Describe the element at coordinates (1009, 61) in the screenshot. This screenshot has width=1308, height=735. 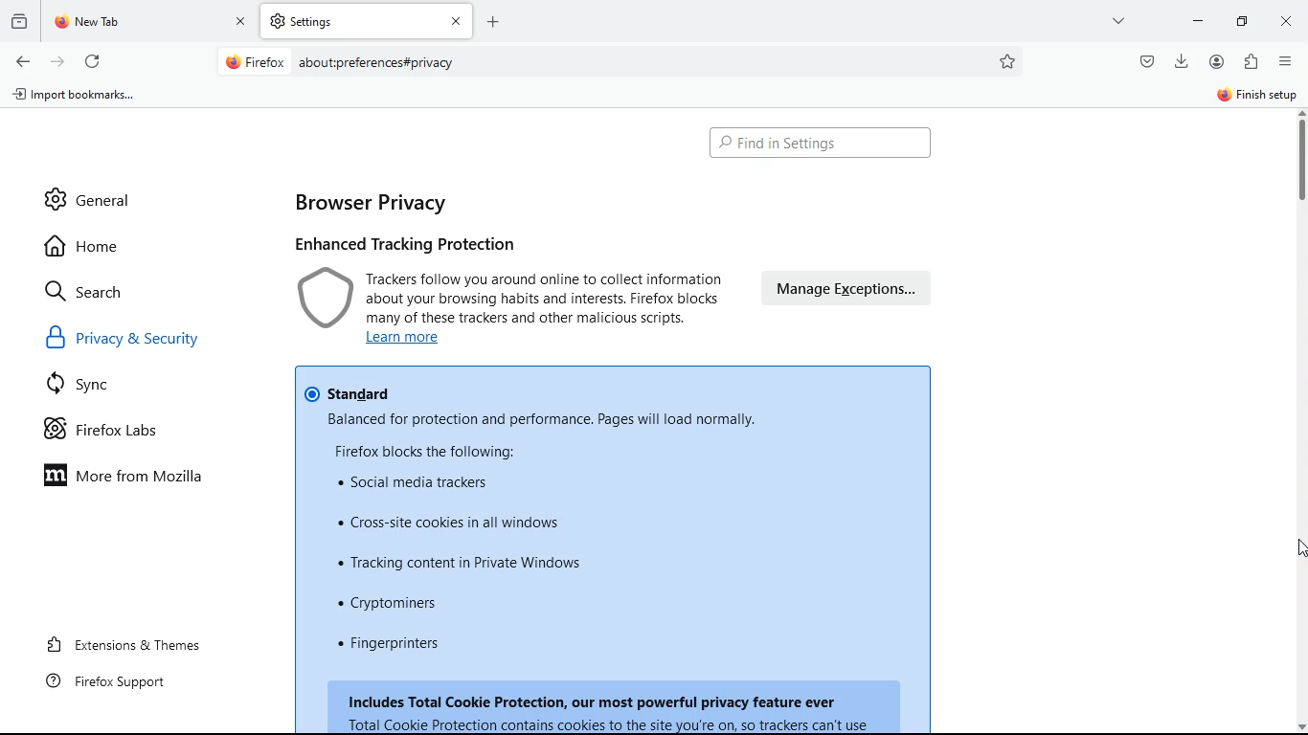
I see `preferences` at that location.